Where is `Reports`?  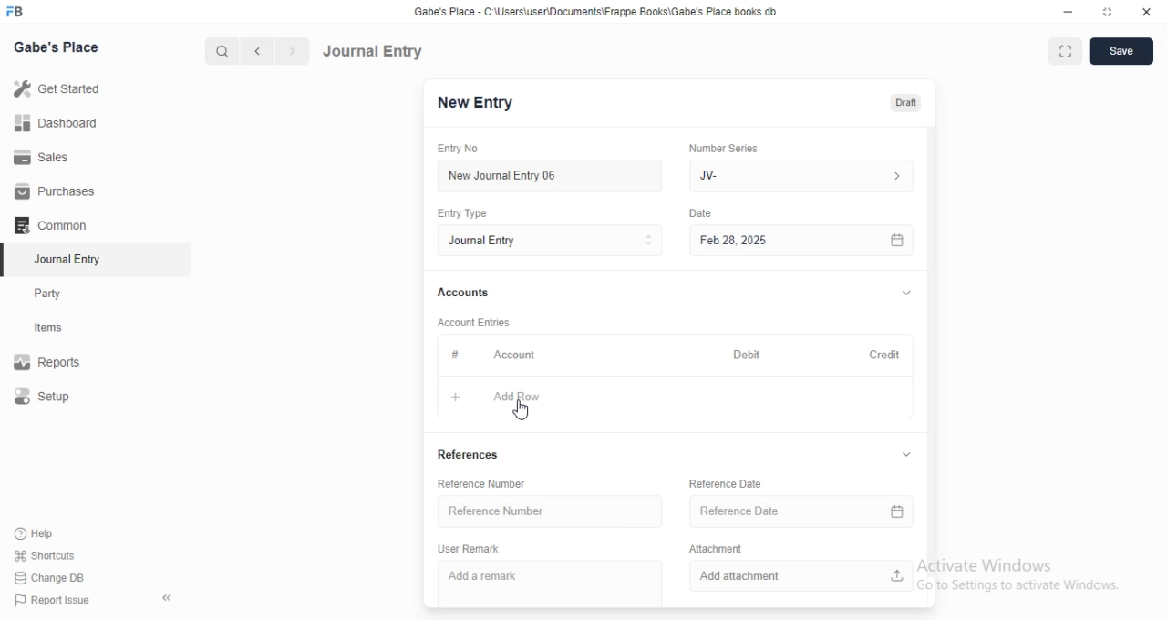
Reports is located at coordinates (59, 364).